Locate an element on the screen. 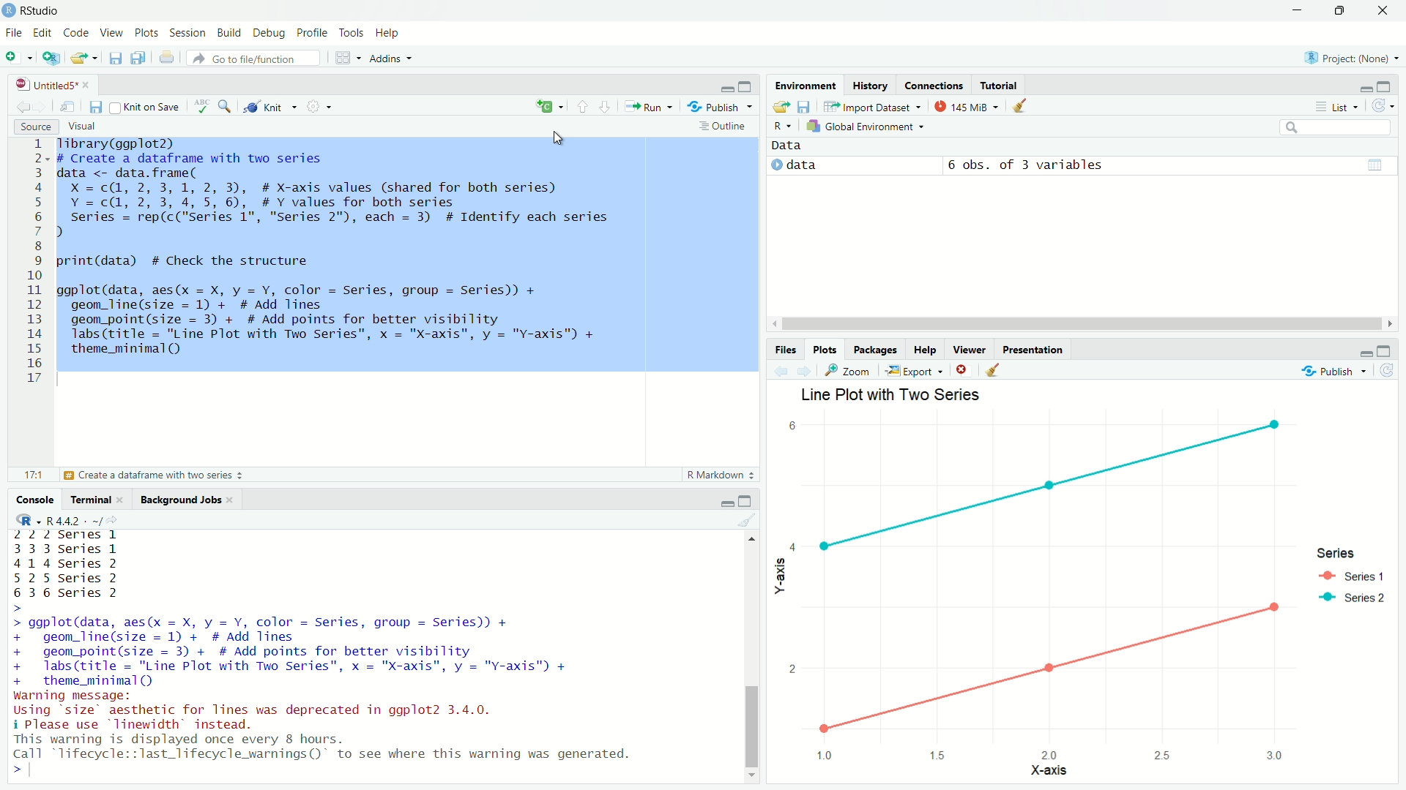 The width and height of the screenshot is (1406, 790). Untitled is located at coordinates (51, 83).